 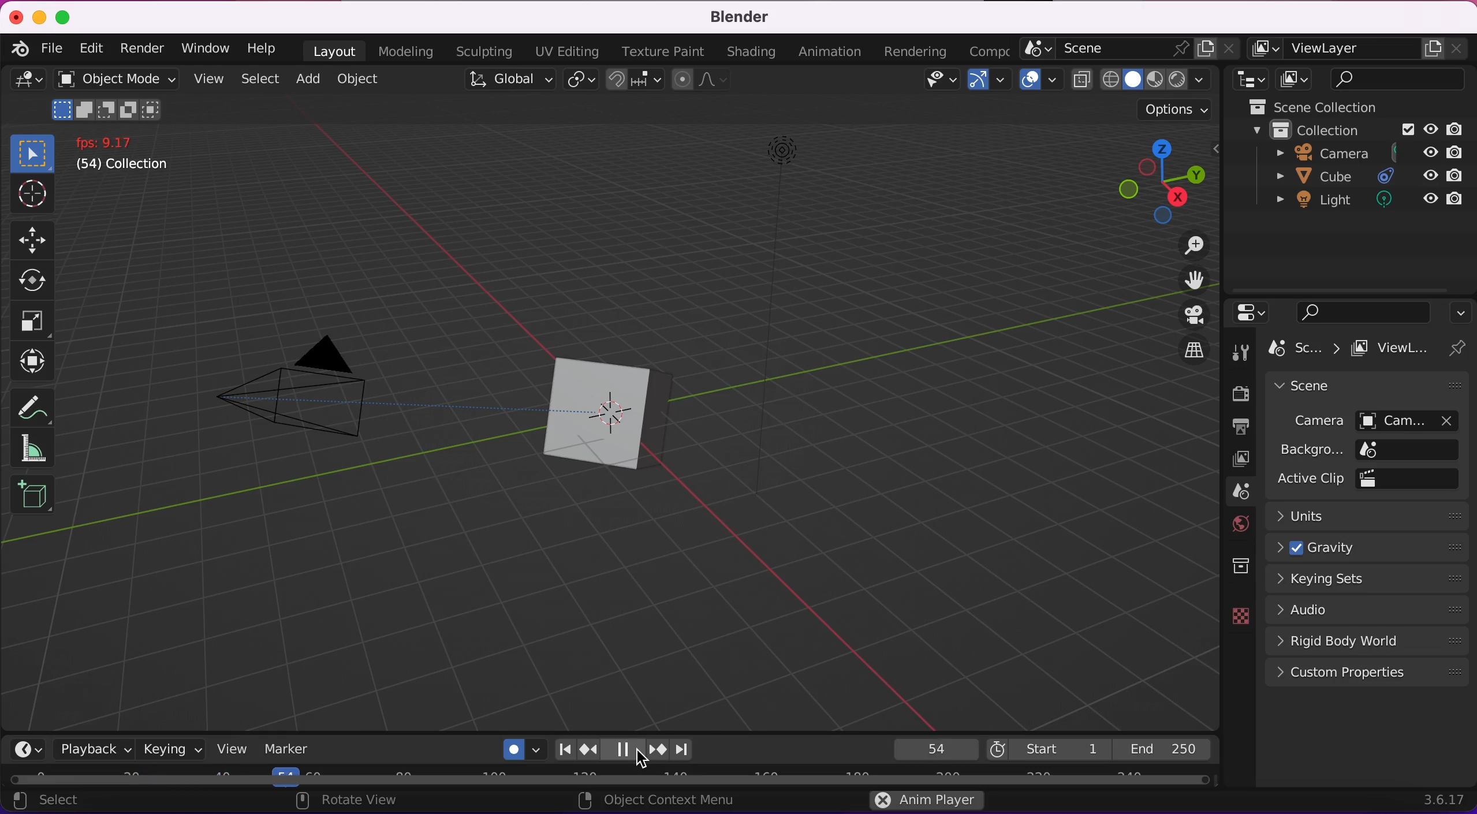 I want to click on horizontal scrollbar, so click(x=544, y=781).